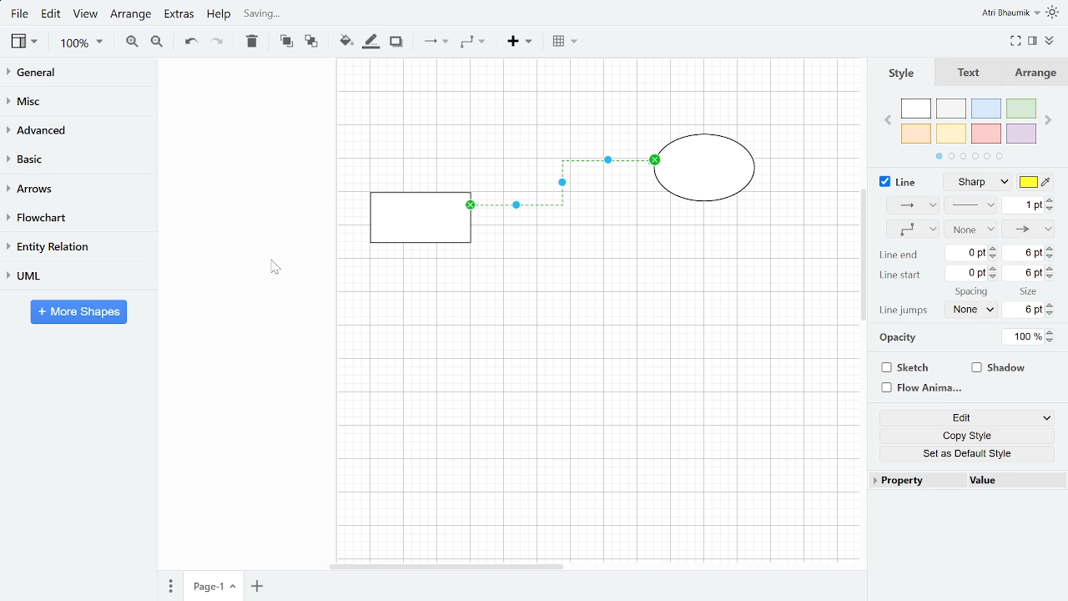  I want to click on Misc, so click(78, 102).